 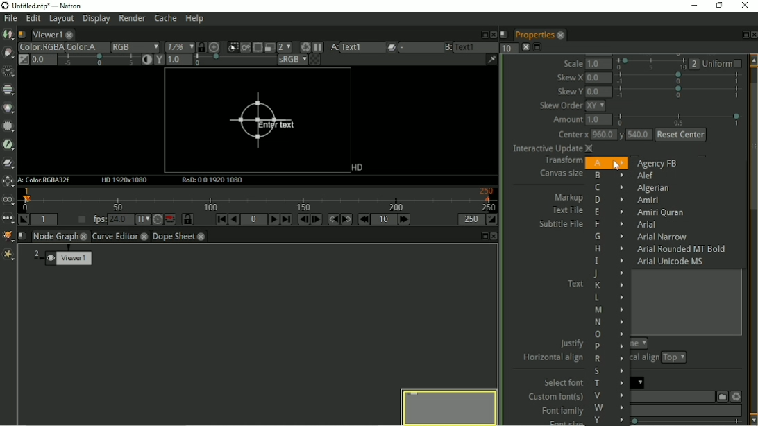 I want to click on Custom font(s), so click(x=554, y=397).